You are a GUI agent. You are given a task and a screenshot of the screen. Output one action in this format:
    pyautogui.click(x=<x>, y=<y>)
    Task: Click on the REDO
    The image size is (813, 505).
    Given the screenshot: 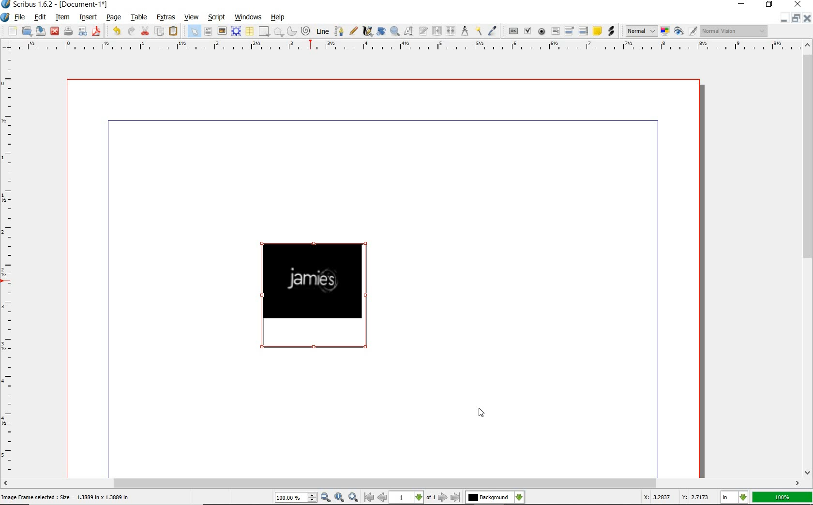 What is the action you would take?
    pyautogui.click(x=116, y=31)
    